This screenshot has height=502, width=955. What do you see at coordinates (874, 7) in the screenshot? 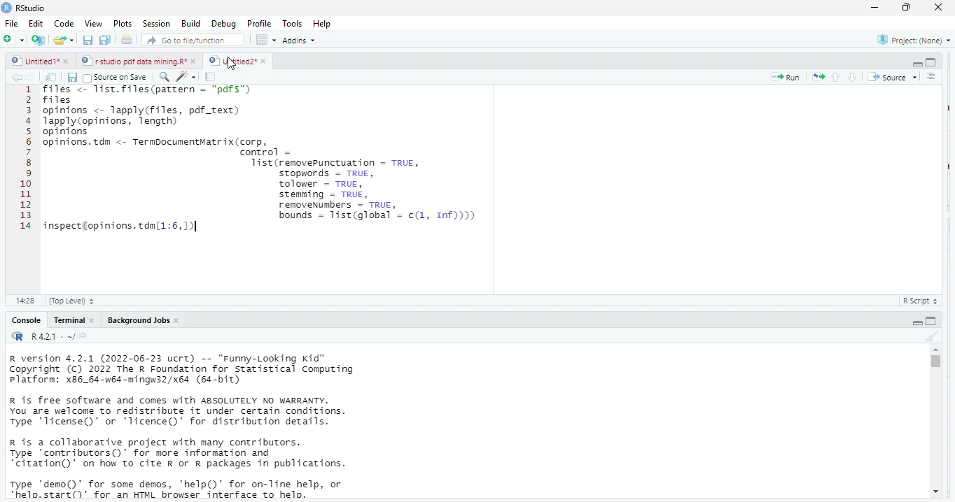
I see `minimize` at bounding box center [874, 7].